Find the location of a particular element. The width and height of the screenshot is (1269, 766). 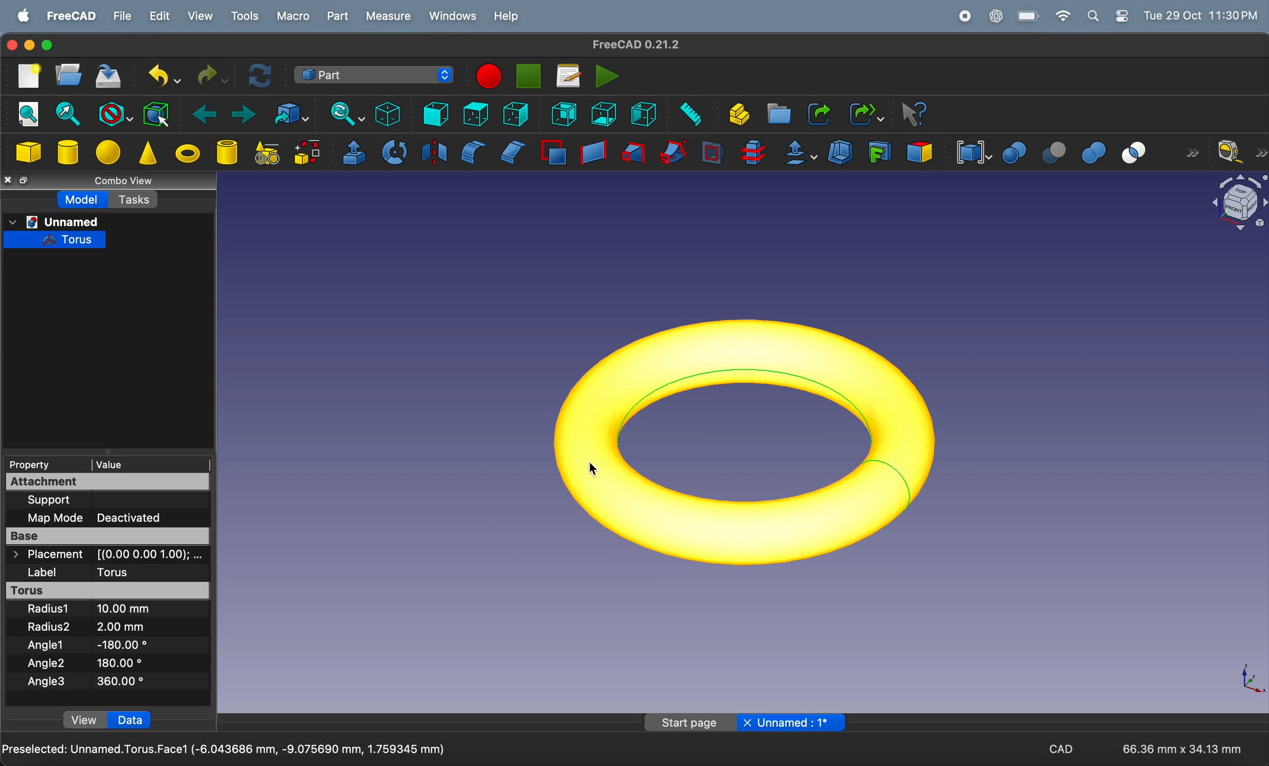

color per face is located at coordinates (919, 151).